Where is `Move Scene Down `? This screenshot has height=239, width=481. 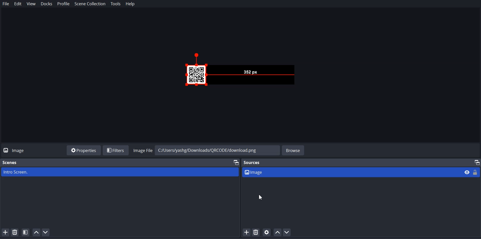 Move Scene Down  is located at coordinates (46, 232).